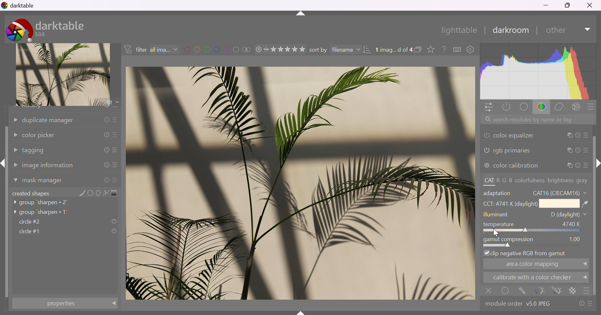 The height and width of the screenshot is (315, 601). Describe the element at coordinates (460, 30) in the screenshot. I see `lighttable` at that location.